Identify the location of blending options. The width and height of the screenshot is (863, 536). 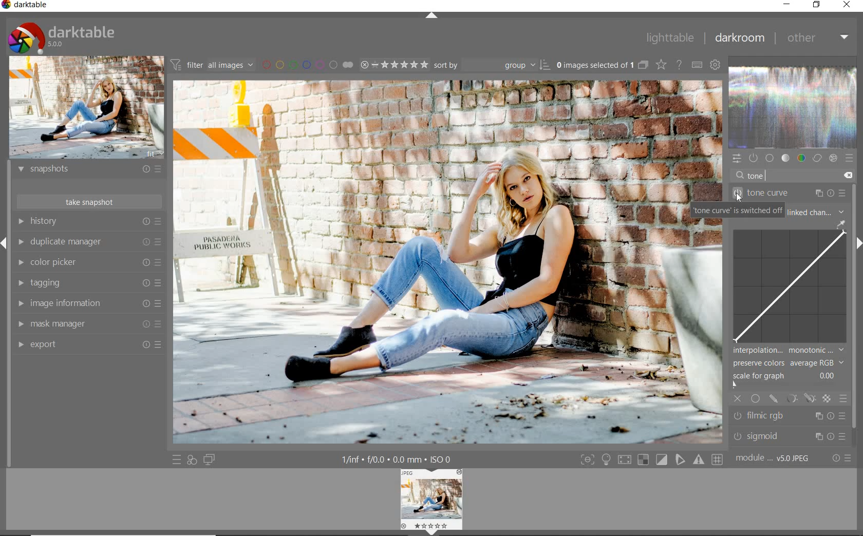
(844, 400).